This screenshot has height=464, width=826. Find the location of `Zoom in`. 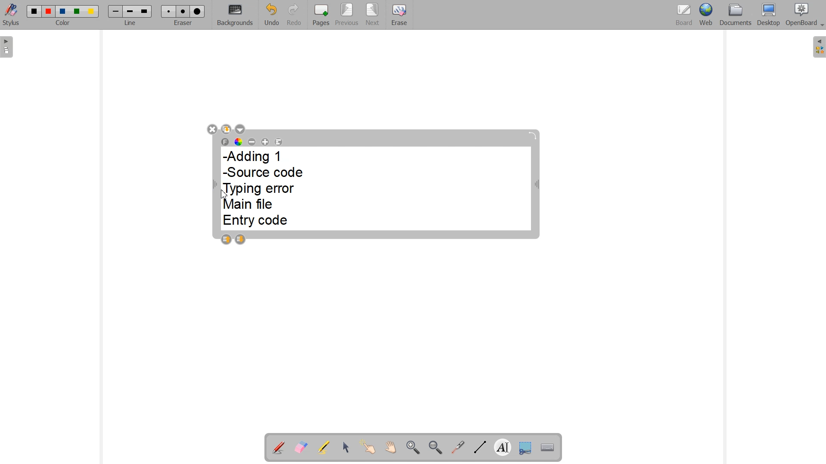

Zoom in is located at coordinates (412, 447).